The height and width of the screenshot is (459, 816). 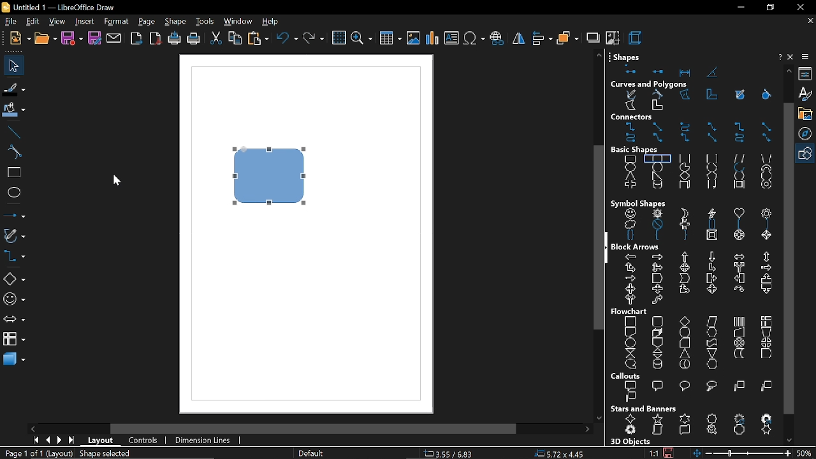 What do you see at coordinates (642, 150) in the screenshot?
I see `basic shapes` at bounding box center [642, 150].